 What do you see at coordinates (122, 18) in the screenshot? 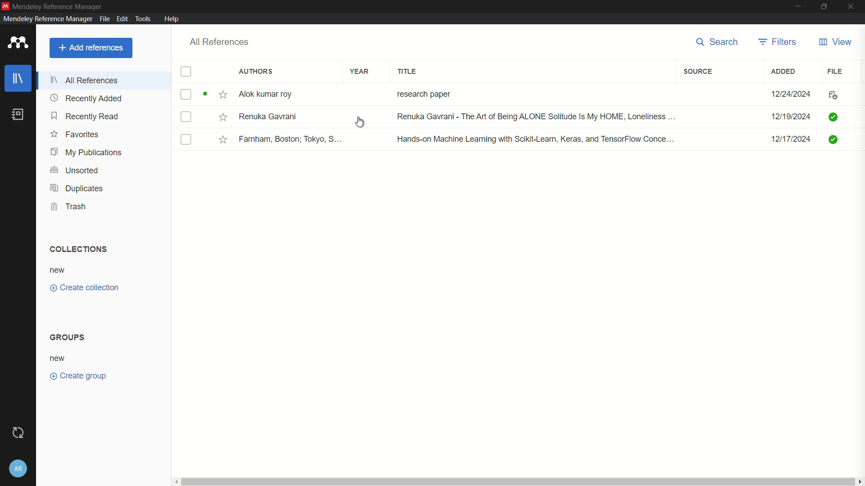
I see `edit menu` at bounding box center [122, 18].